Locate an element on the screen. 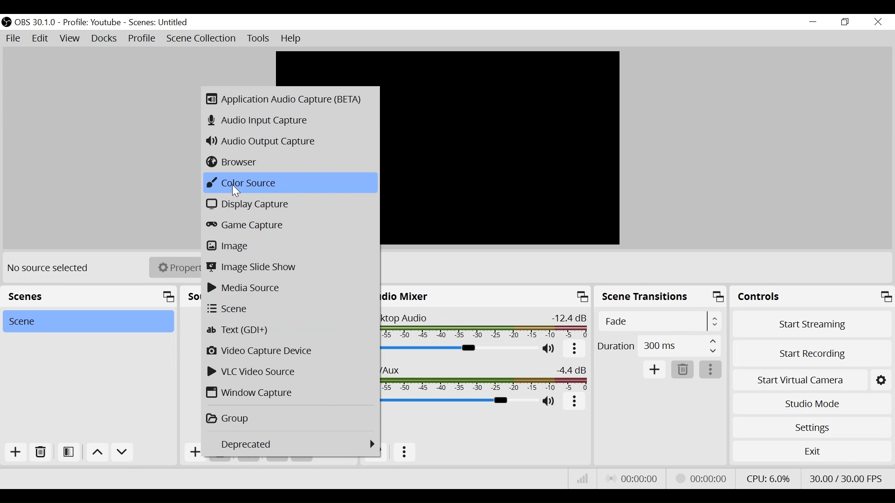 This screenshot has height=503, width=895. CPU Usage is located at coordinates (769, 478).